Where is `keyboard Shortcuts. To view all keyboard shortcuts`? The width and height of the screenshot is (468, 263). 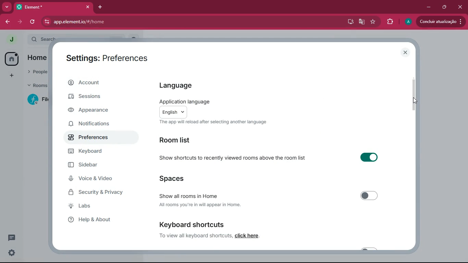 keyboard Shortcuts. To view all keyboard shortcuts is located at coordinates (194, 229).